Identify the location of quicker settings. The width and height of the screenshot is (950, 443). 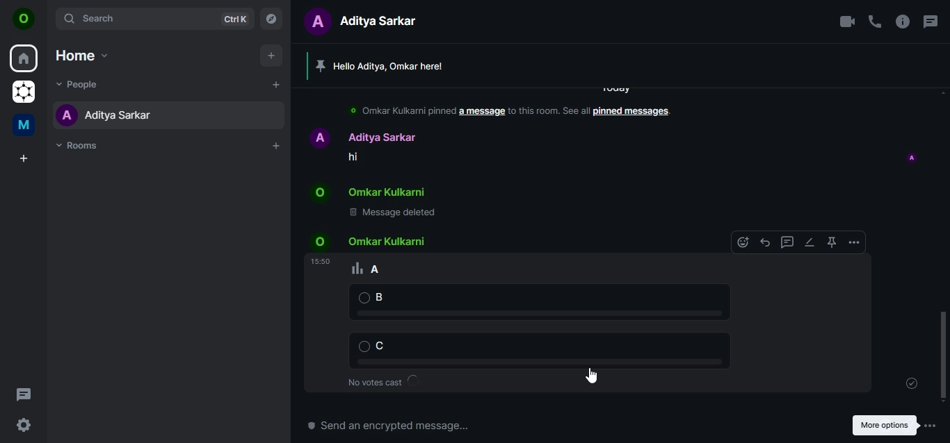
(26, 426).